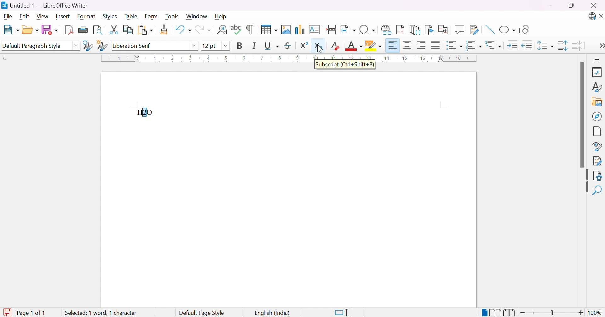 The height and width of the screenshot is (317, 605). I want to click on Edit, so click(26, 17).